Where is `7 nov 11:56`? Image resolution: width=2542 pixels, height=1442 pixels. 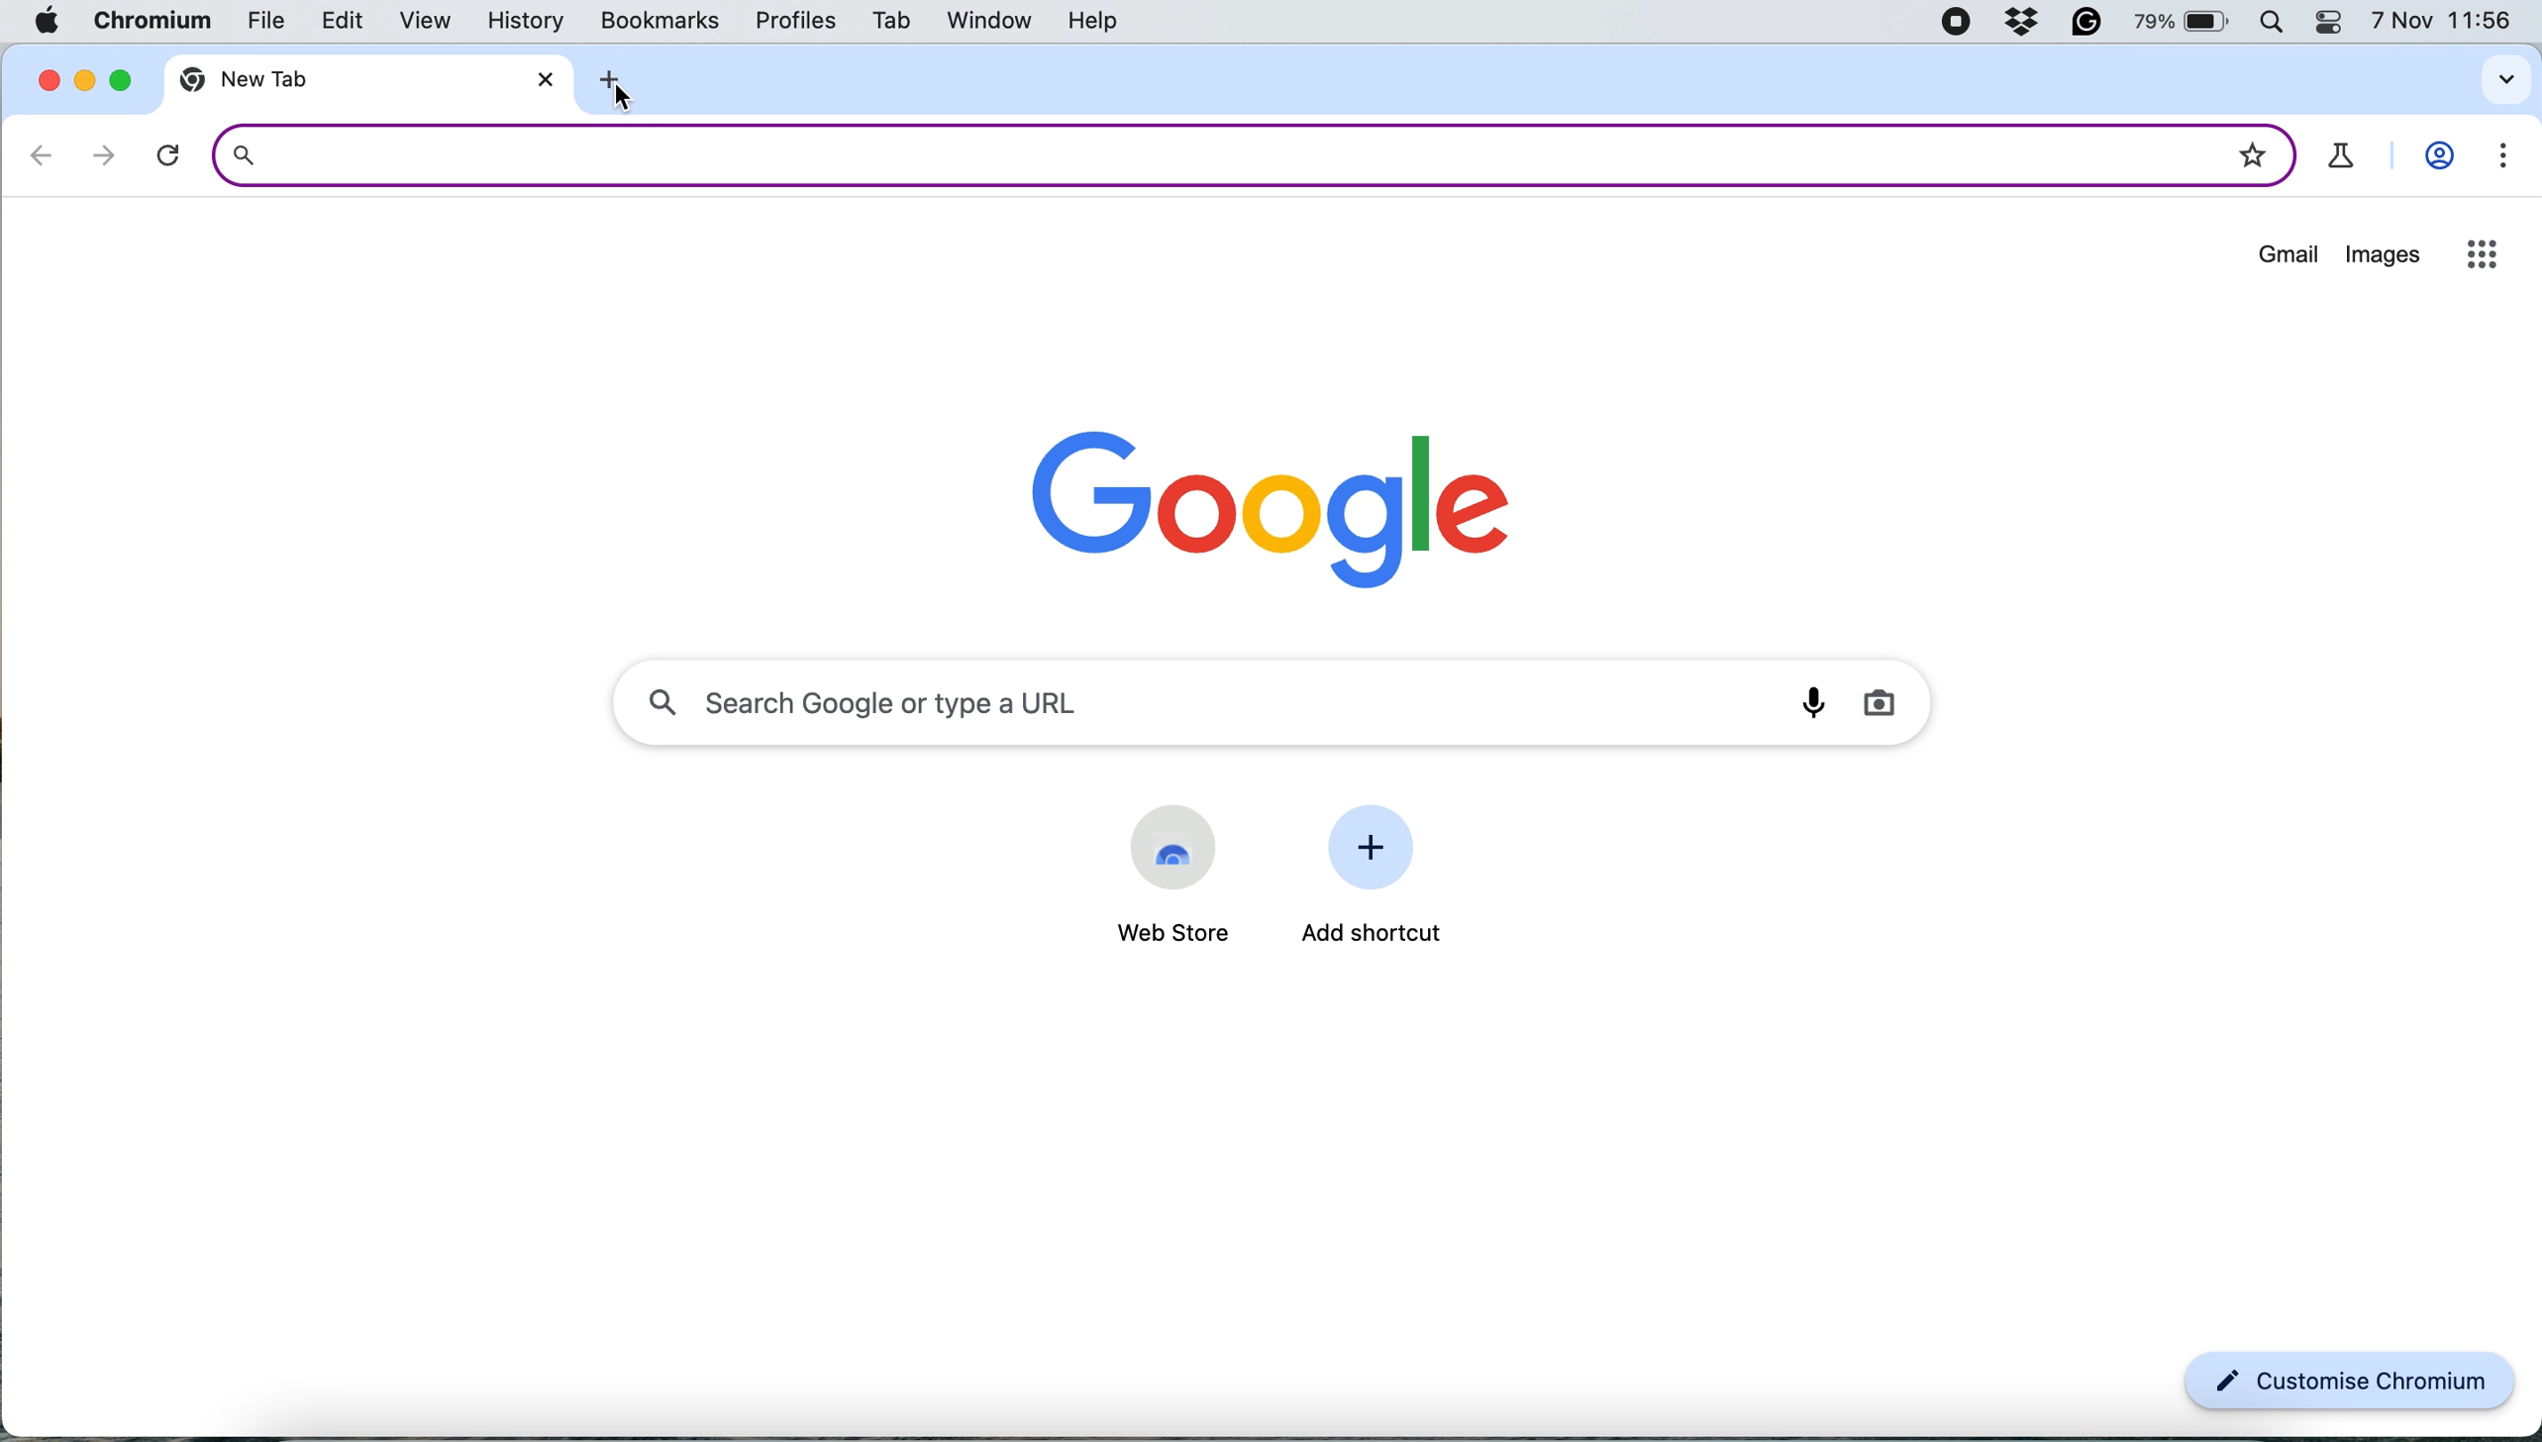
7 nov 11:56 is located at coordinates (2443, 23).